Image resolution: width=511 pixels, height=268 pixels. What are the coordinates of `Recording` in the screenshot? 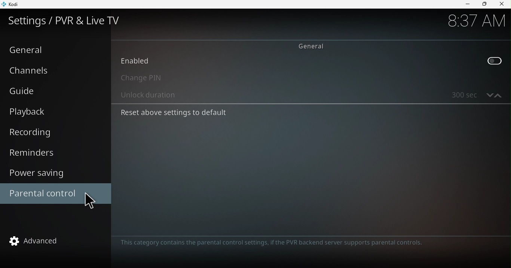 It's located at (34, 131).